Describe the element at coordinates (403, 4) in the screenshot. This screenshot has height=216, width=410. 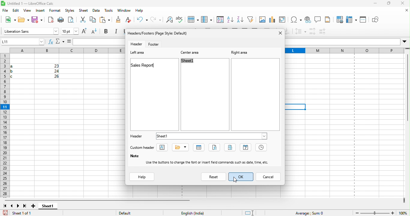
I see `close` at that location.